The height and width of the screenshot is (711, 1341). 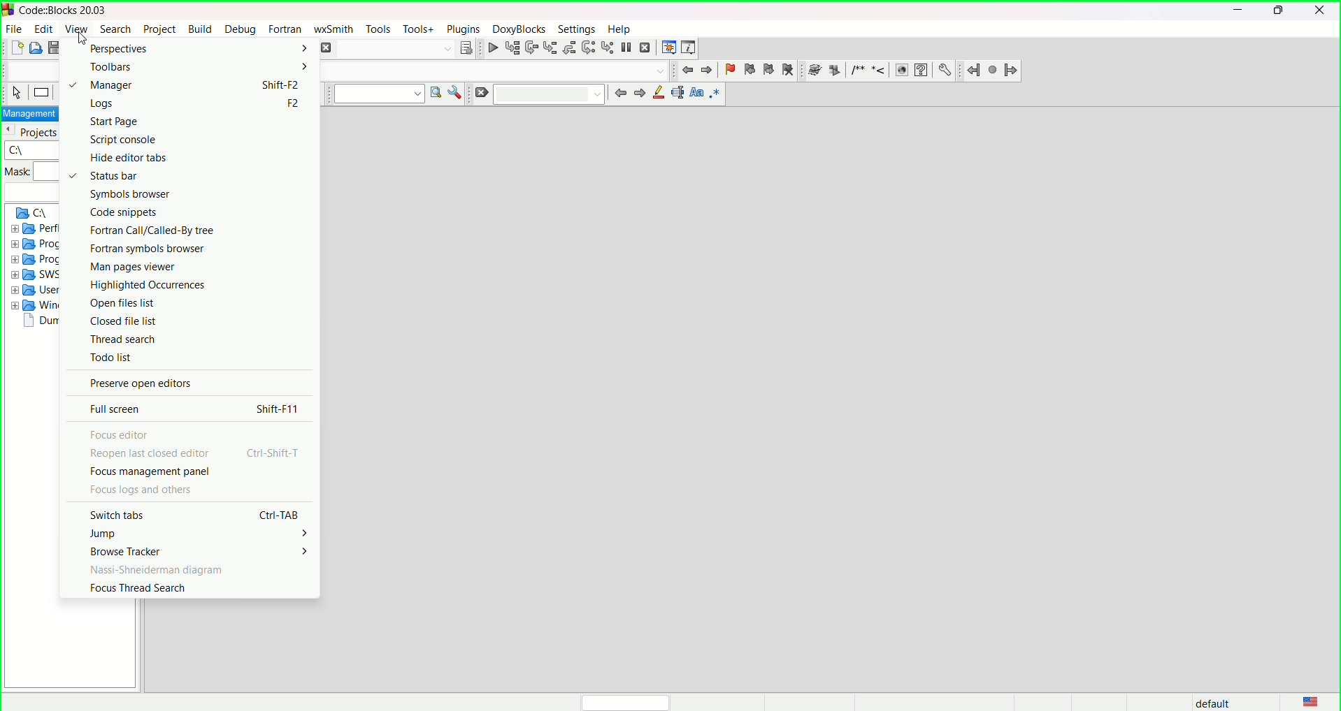 What do you see at coordinates (576, 27) in the screenshot?
I see `settings` at bounding box center [576, 27].